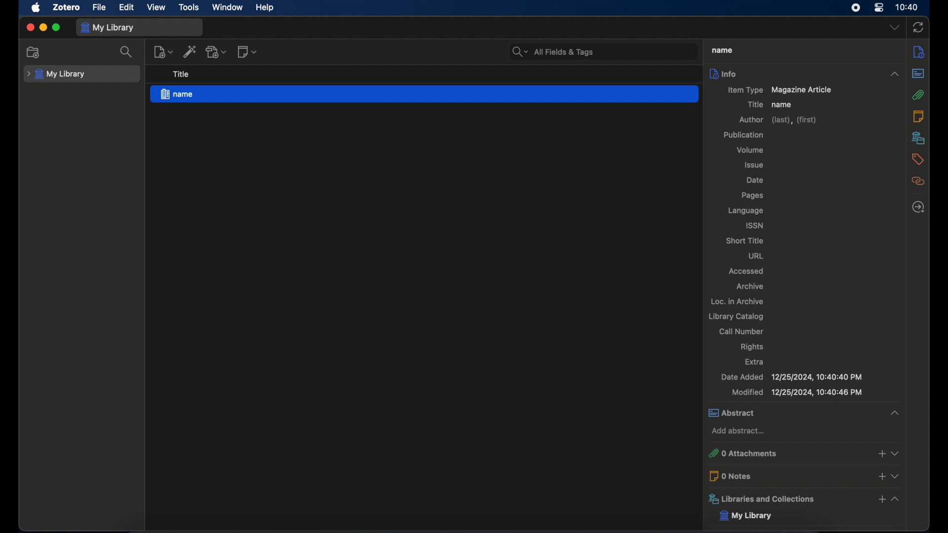 The height and width of the screenshot is (533, 948). What do you see at coordinates (157, 7) in the screenshot?
I see `view` at bounding box center [157, 7].